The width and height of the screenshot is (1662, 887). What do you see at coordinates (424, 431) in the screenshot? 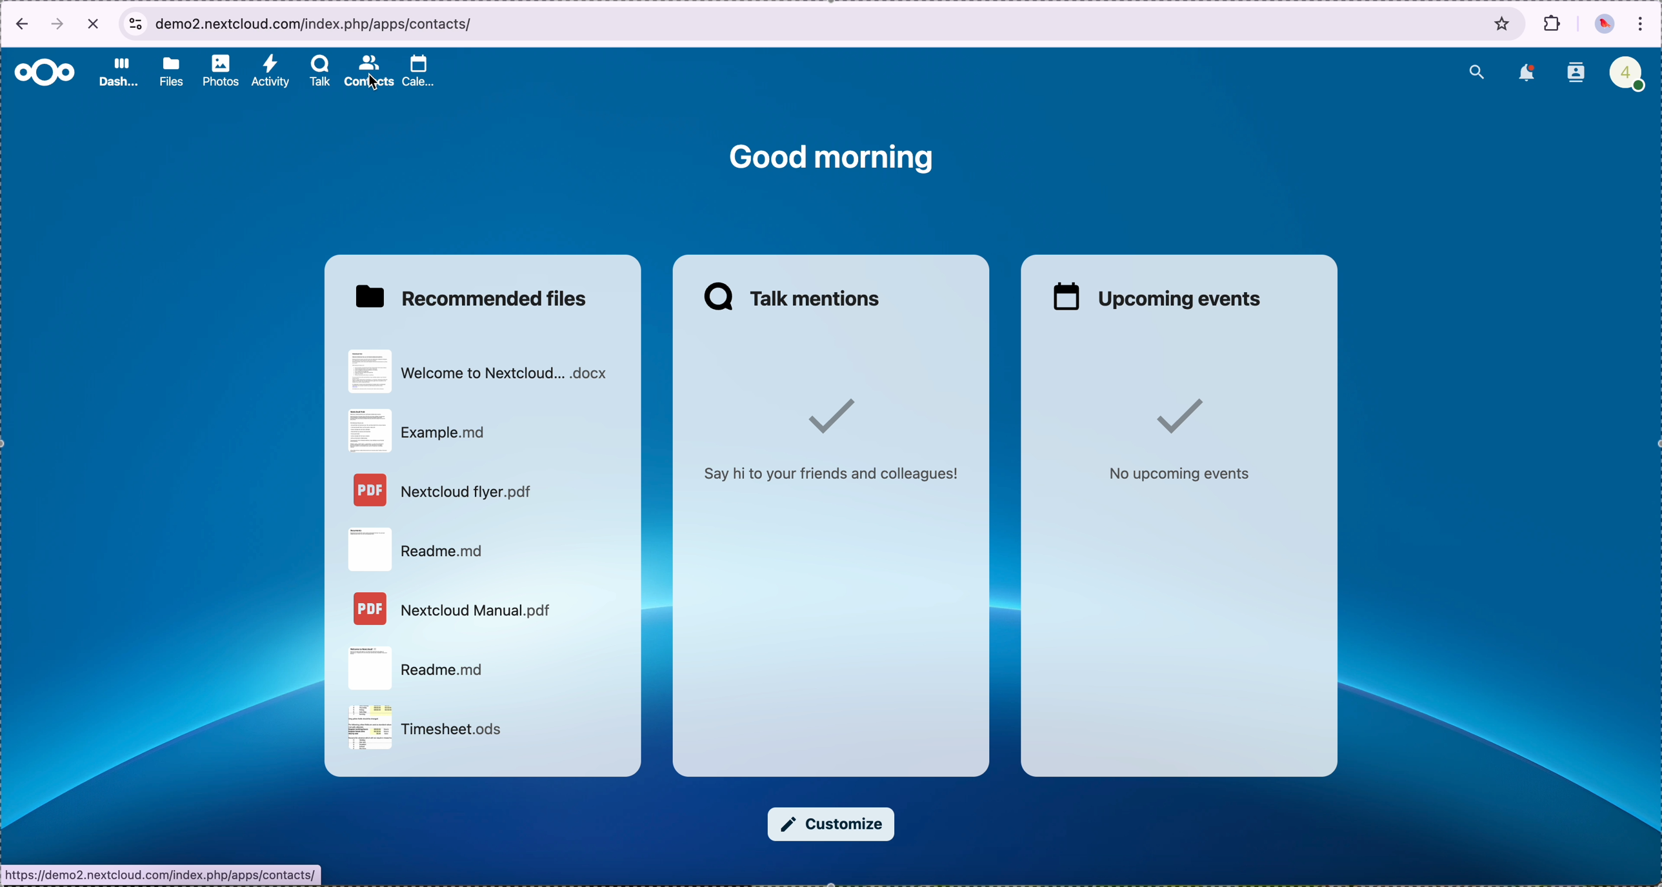
I see `file` at bounding box center [424, 431].